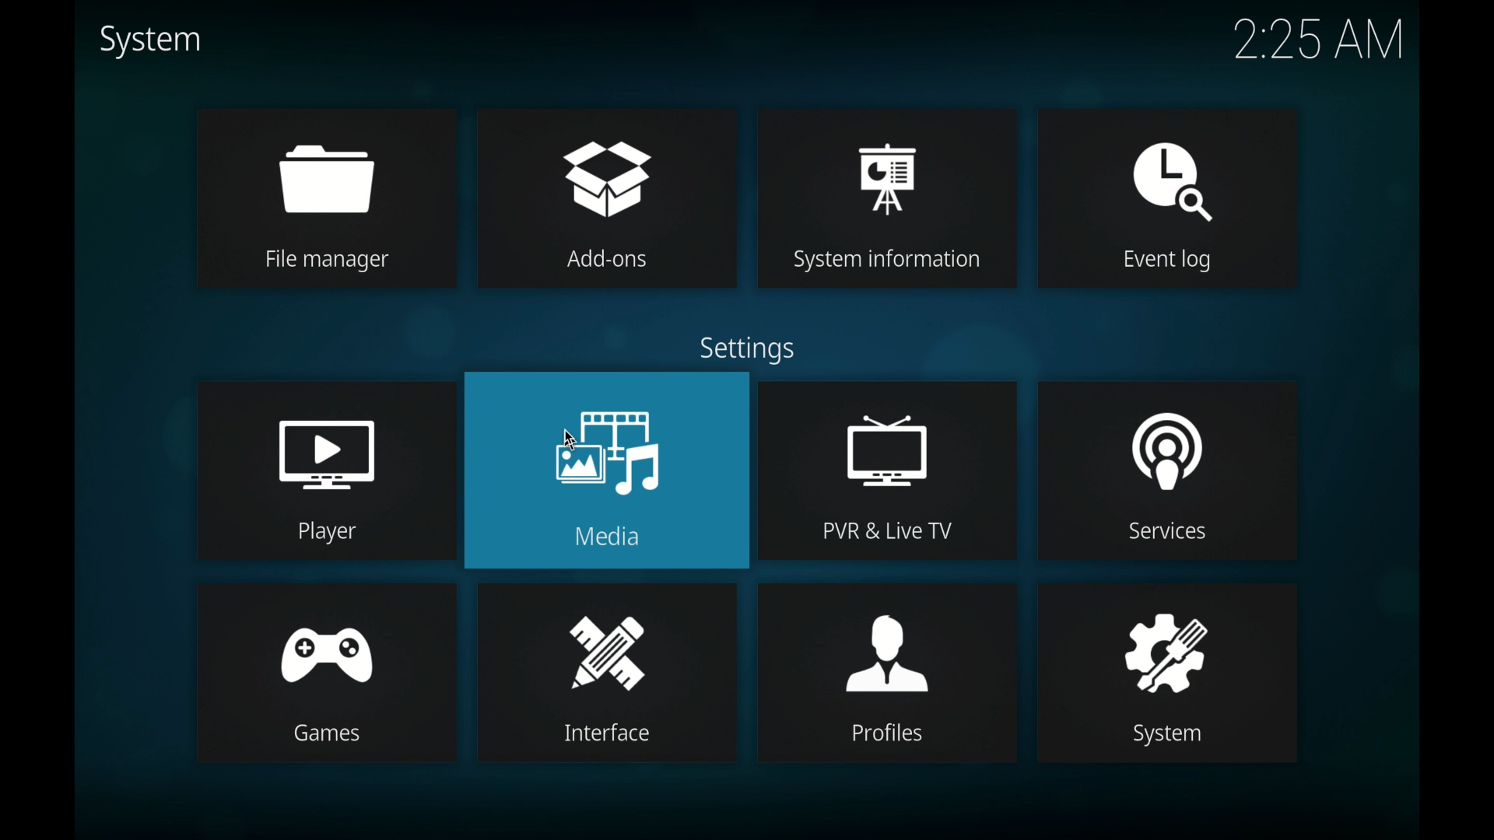 The image size is (1494, 840). I want to click on syste, so click(151, 41).